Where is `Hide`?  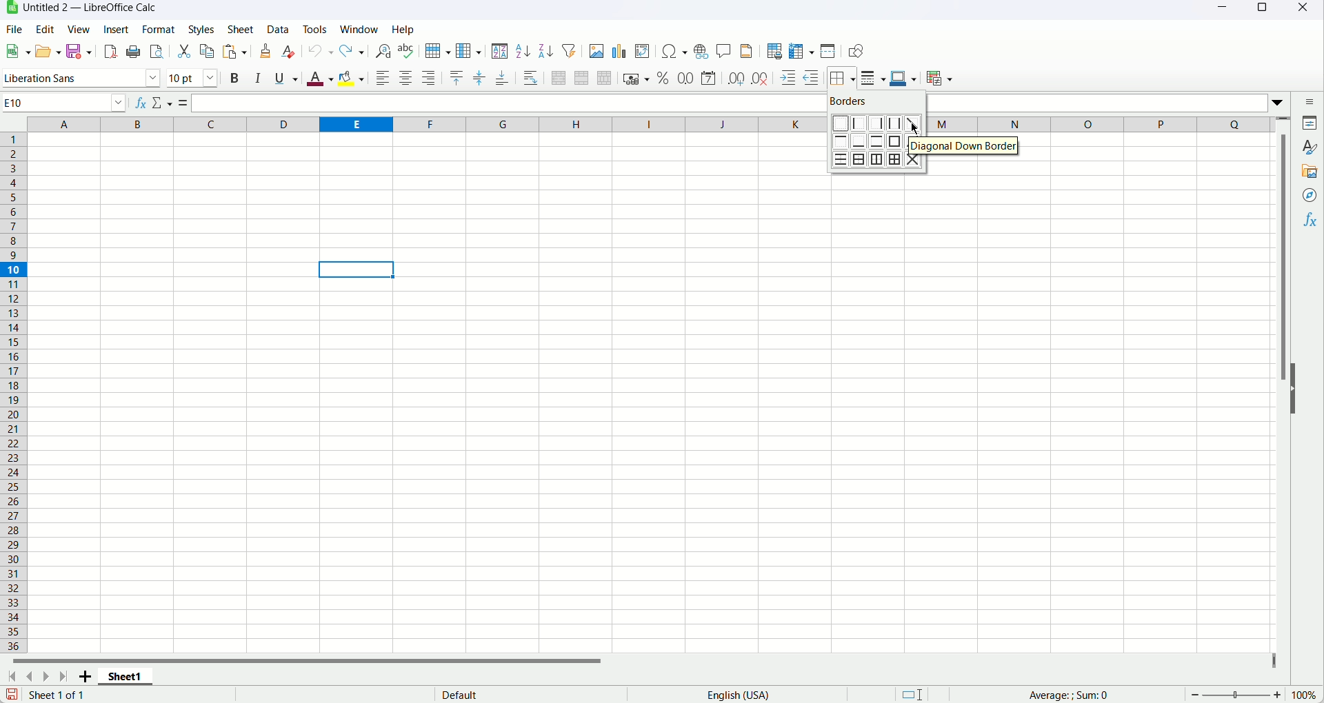 Hide is located at coordinates (1299, 388).